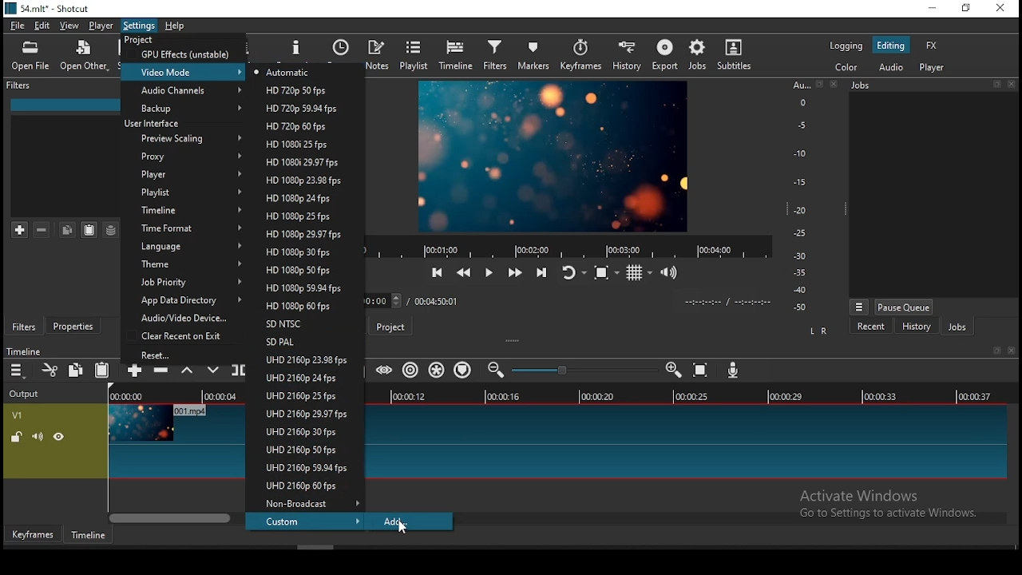 Image resolution: width=1022 pixels, height=575 pixels. Describe the element at coordinates (664, 54) in the screenshot. I see `export` at that location.